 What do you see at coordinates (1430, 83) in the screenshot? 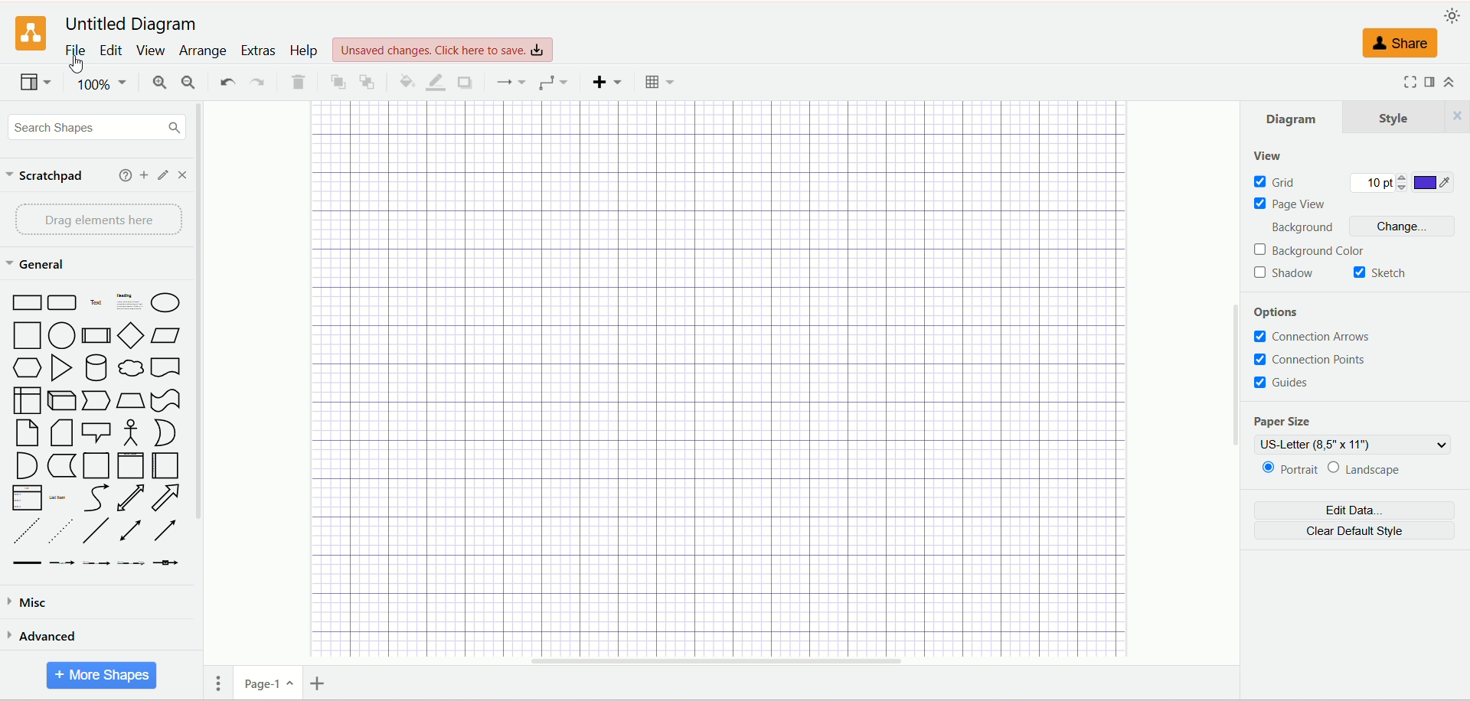
I see `format` at bounding box center [1430, 83].